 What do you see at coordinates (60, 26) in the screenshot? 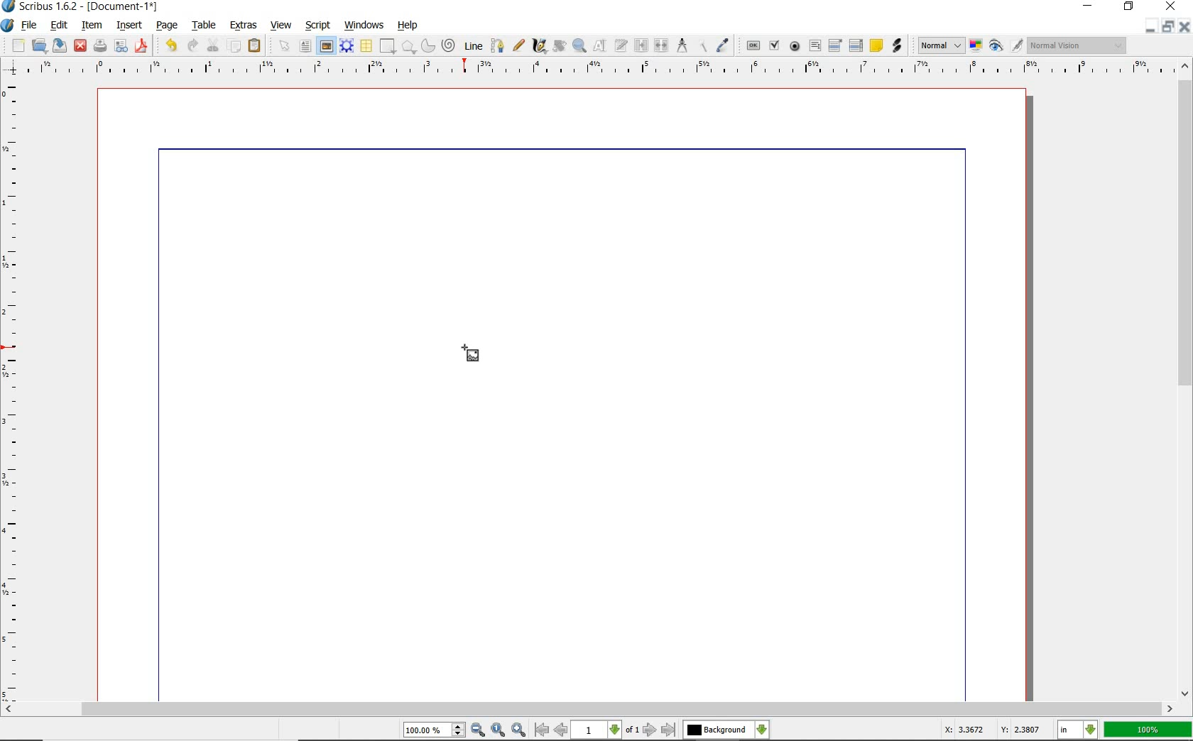
I see `edit` at bounding box center [60, 26].